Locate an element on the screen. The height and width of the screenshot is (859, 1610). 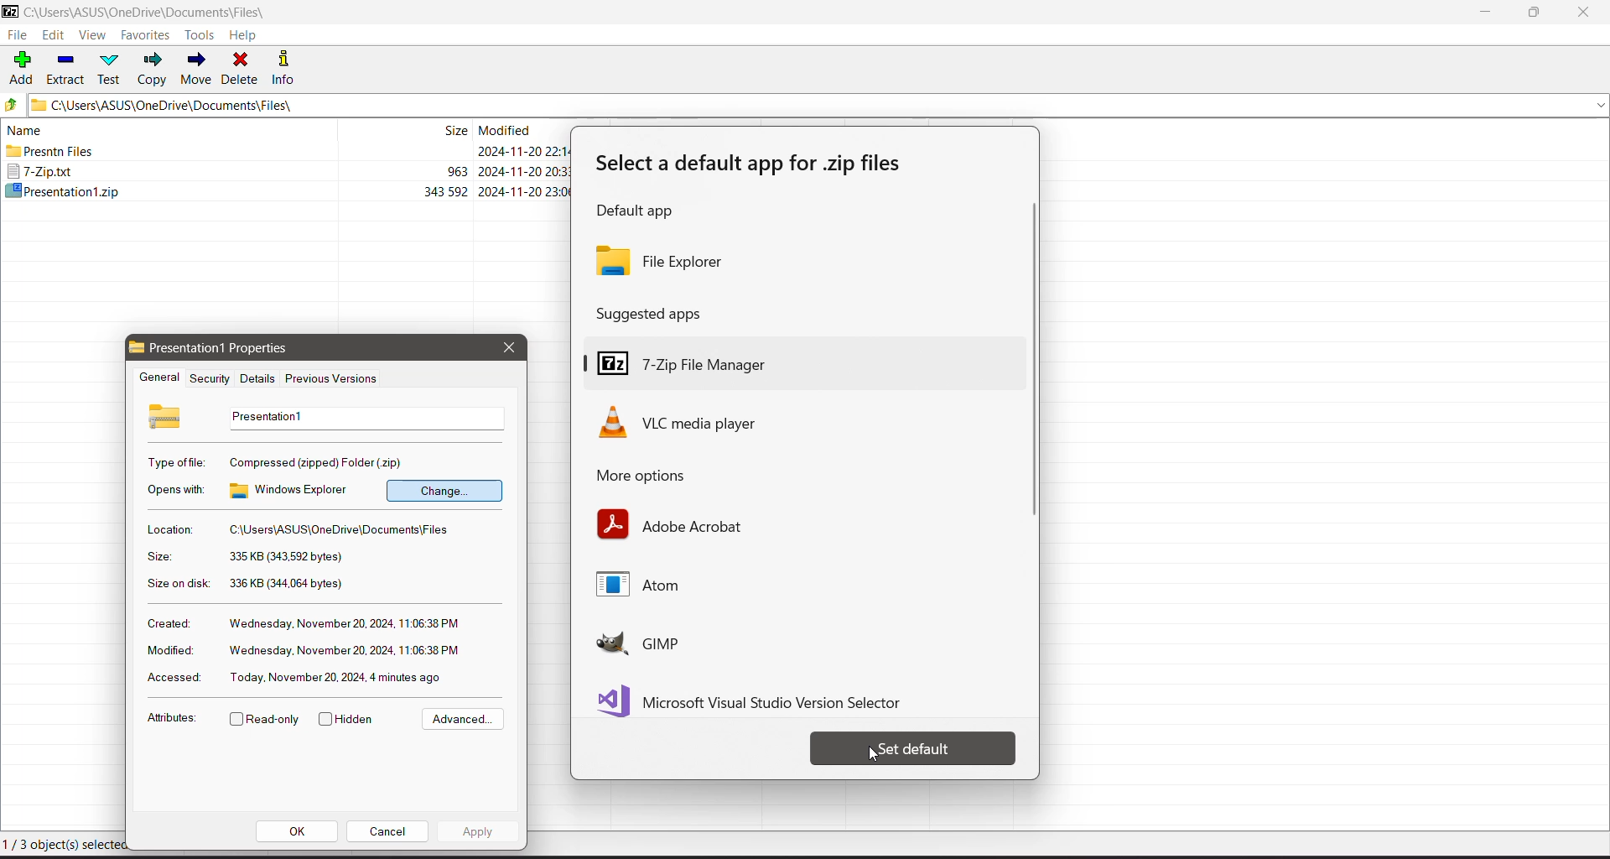
View is located at coordinates (92, 36).